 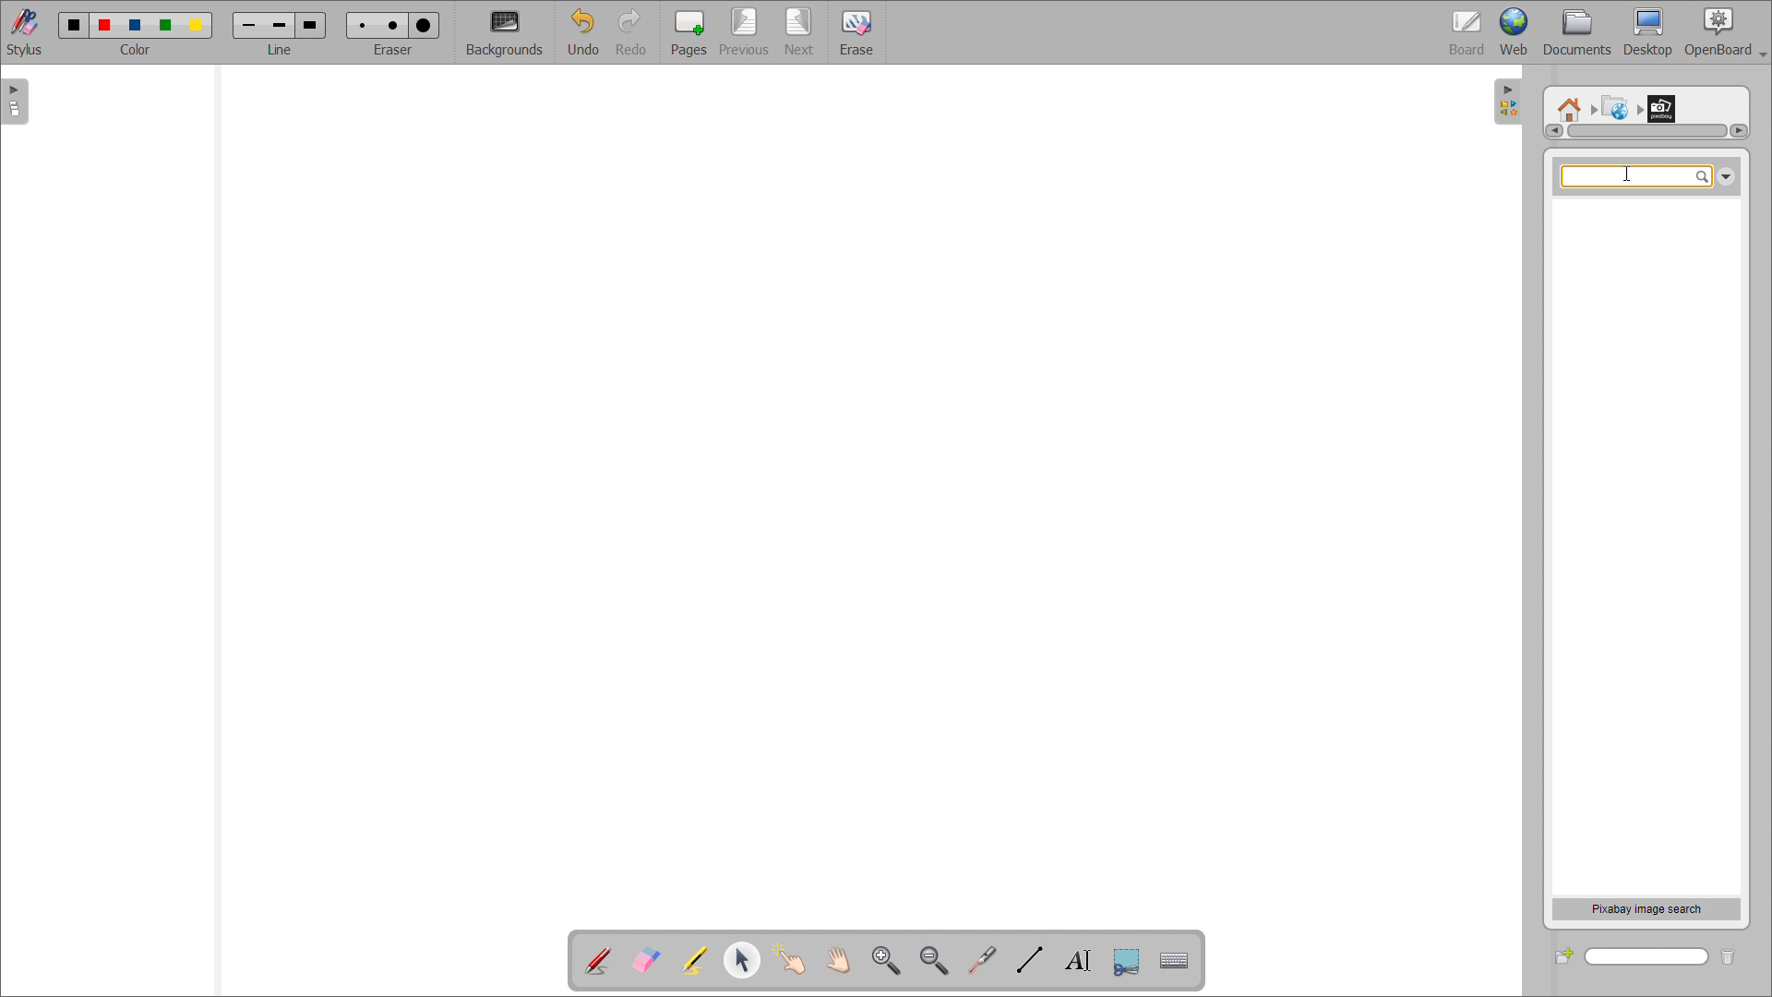 What do you see at coordinates (1646, 908) in the screenshot?
I see `pixabay image search` at bounding box center [1646, 908].